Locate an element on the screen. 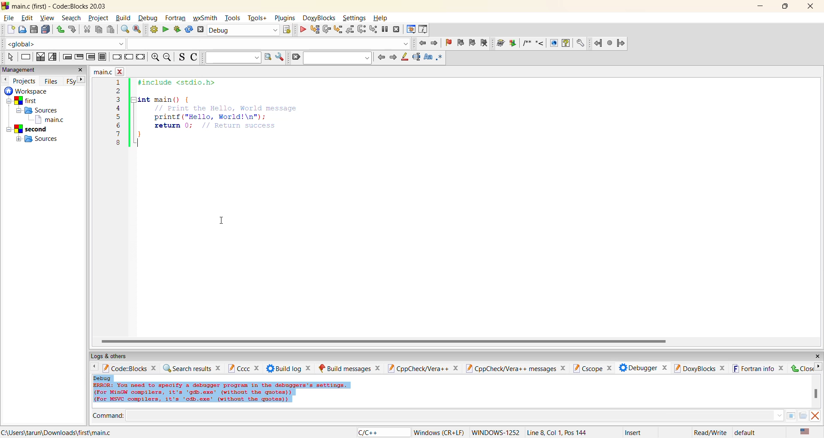  cppcheck/vera++ is located at coordinates (424, 368).